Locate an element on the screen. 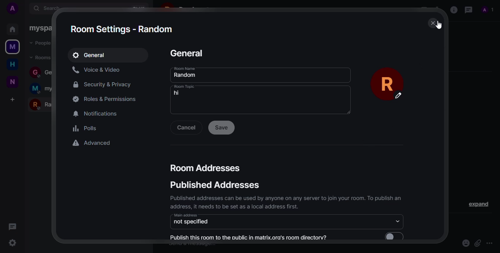 This screenshot has width=500, height=253. settings is located at coordinates (12, 242).